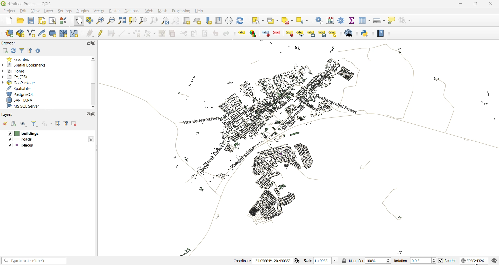  I want to click on zoom out, so click(111, 21).